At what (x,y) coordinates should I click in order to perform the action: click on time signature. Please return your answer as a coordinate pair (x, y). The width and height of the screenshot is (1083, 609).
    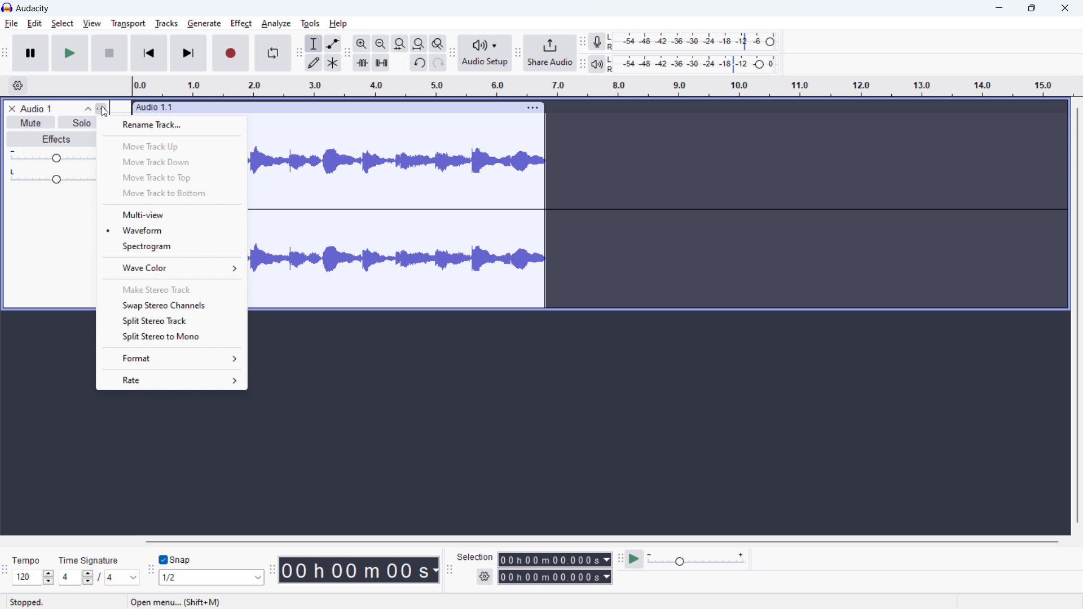
    Looking at the image, I should click on (90, 559).